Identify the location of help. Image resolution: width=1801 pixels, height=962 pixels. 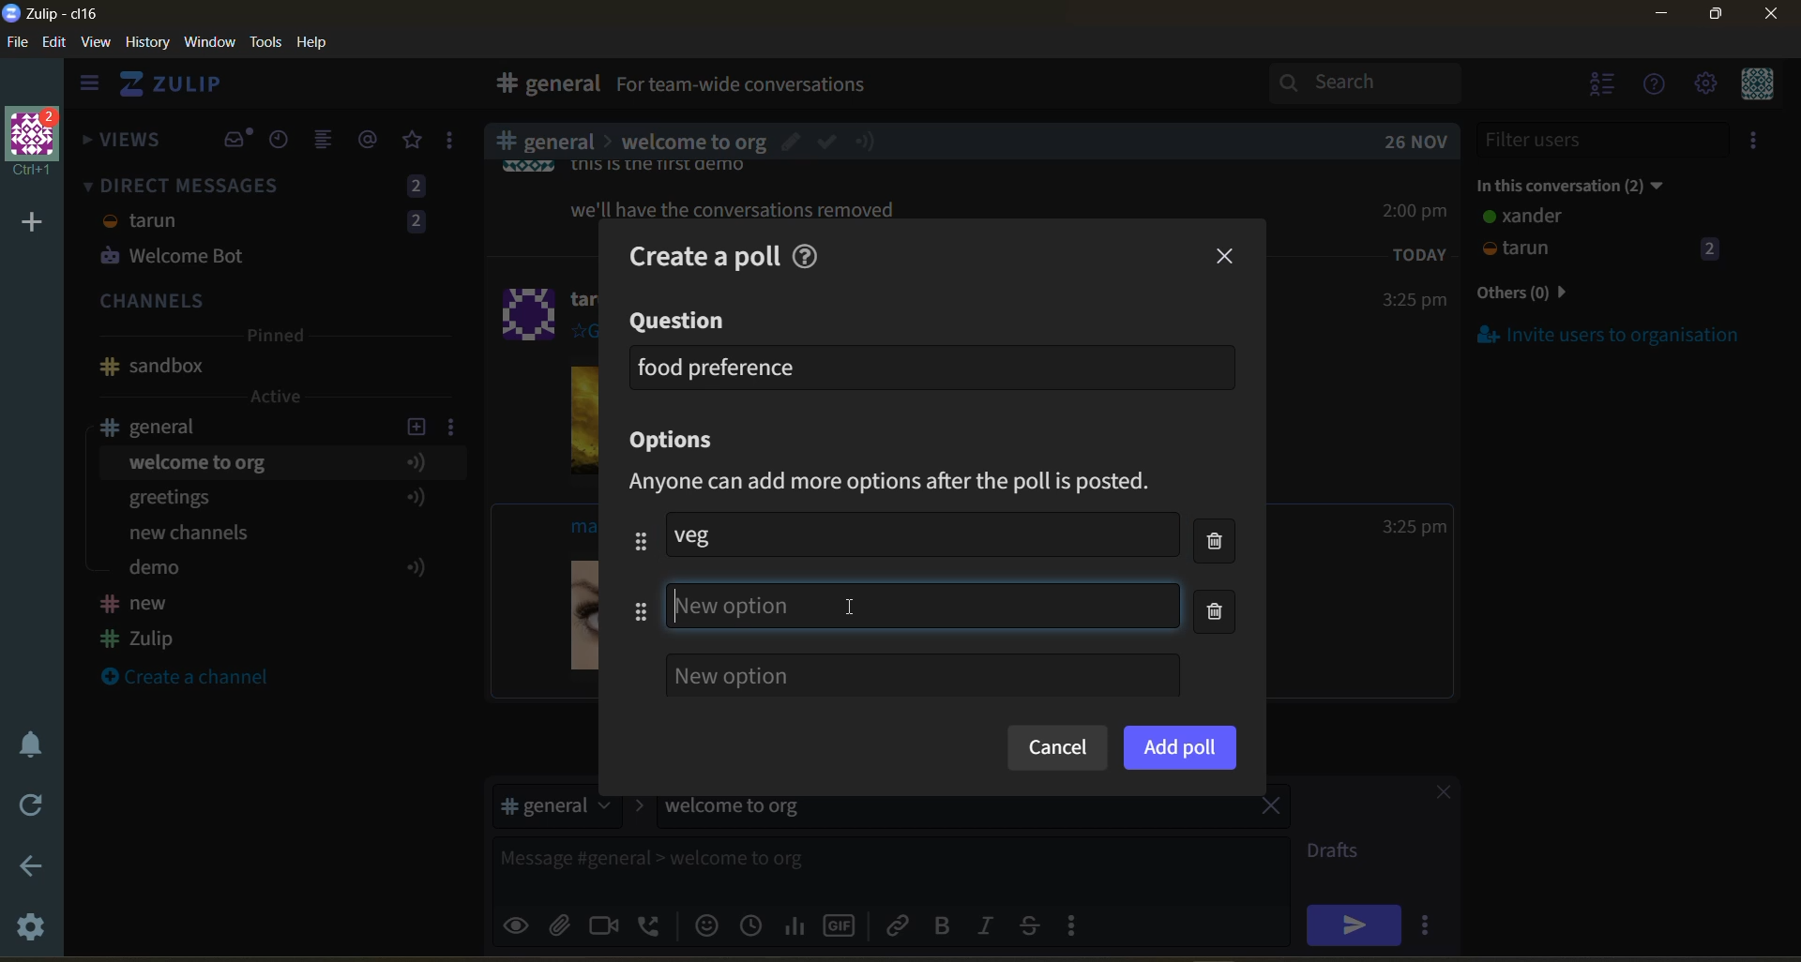
(319, 43).